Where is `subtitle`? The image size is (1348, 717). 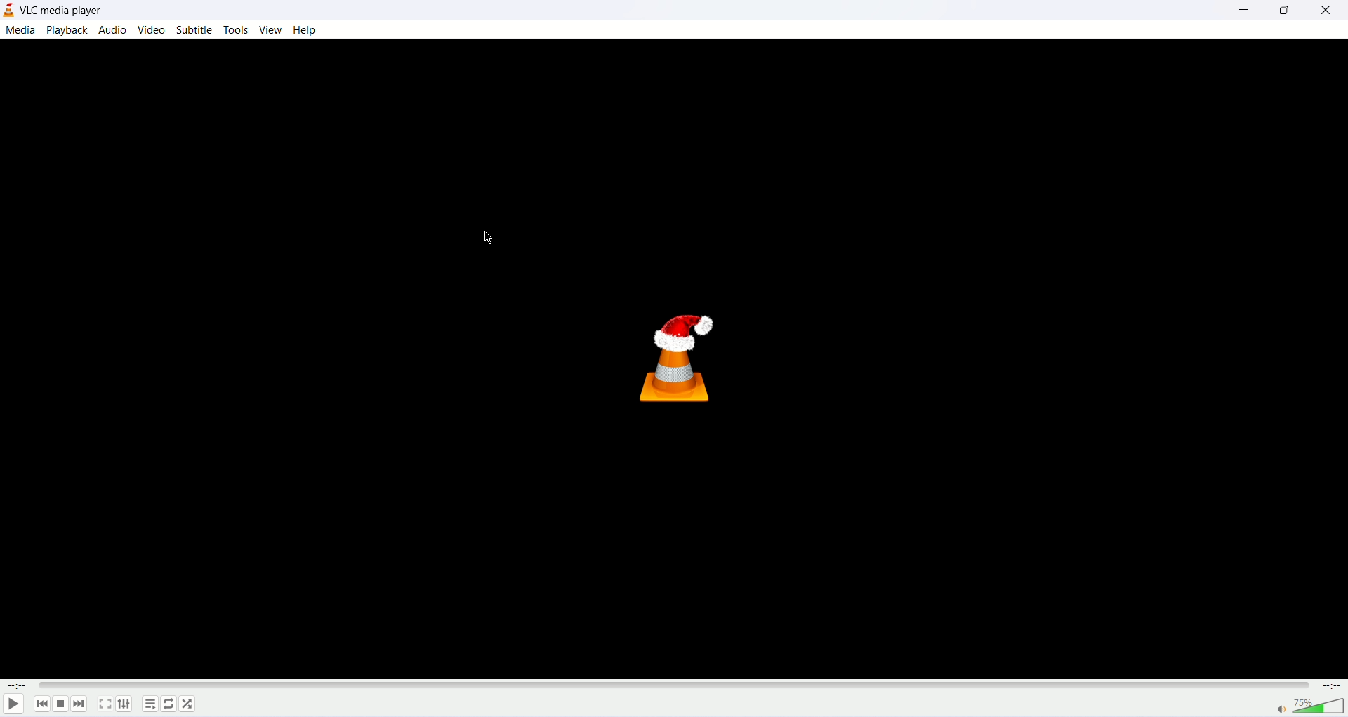
subtitle is located at coordinates (194, 29).